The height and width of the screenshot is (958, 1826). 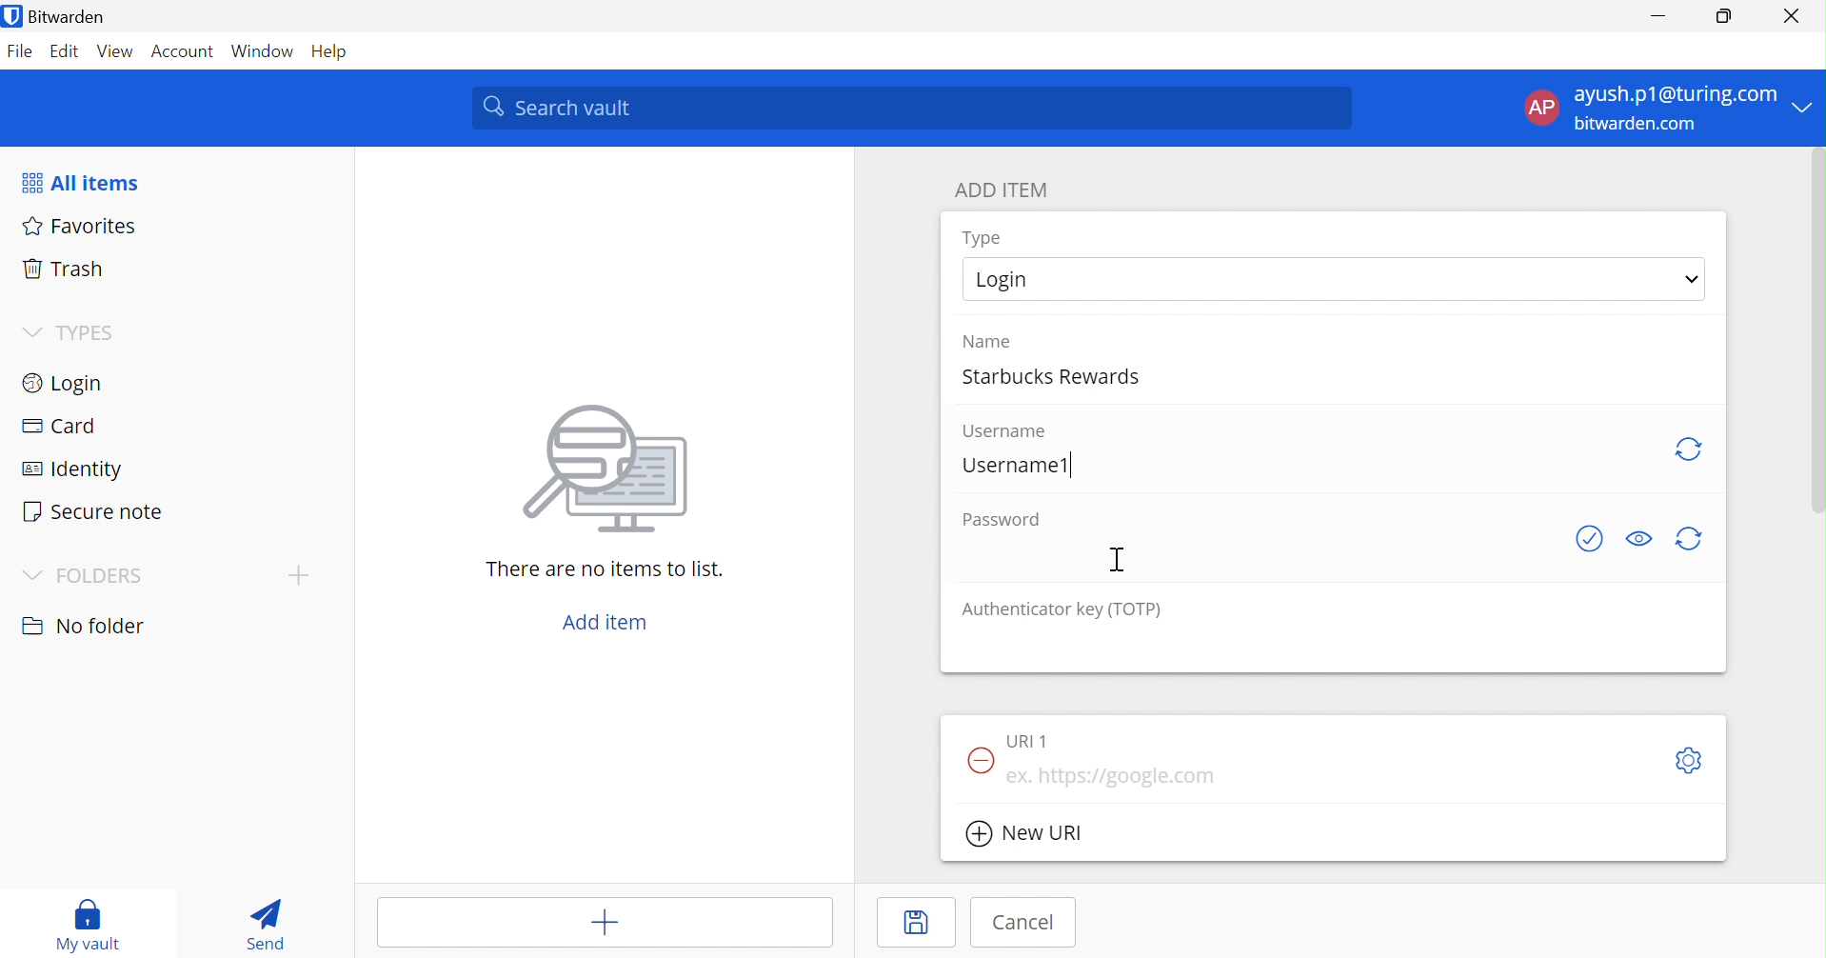 I want to click on Bitwarden, so click(x=58, y=16).